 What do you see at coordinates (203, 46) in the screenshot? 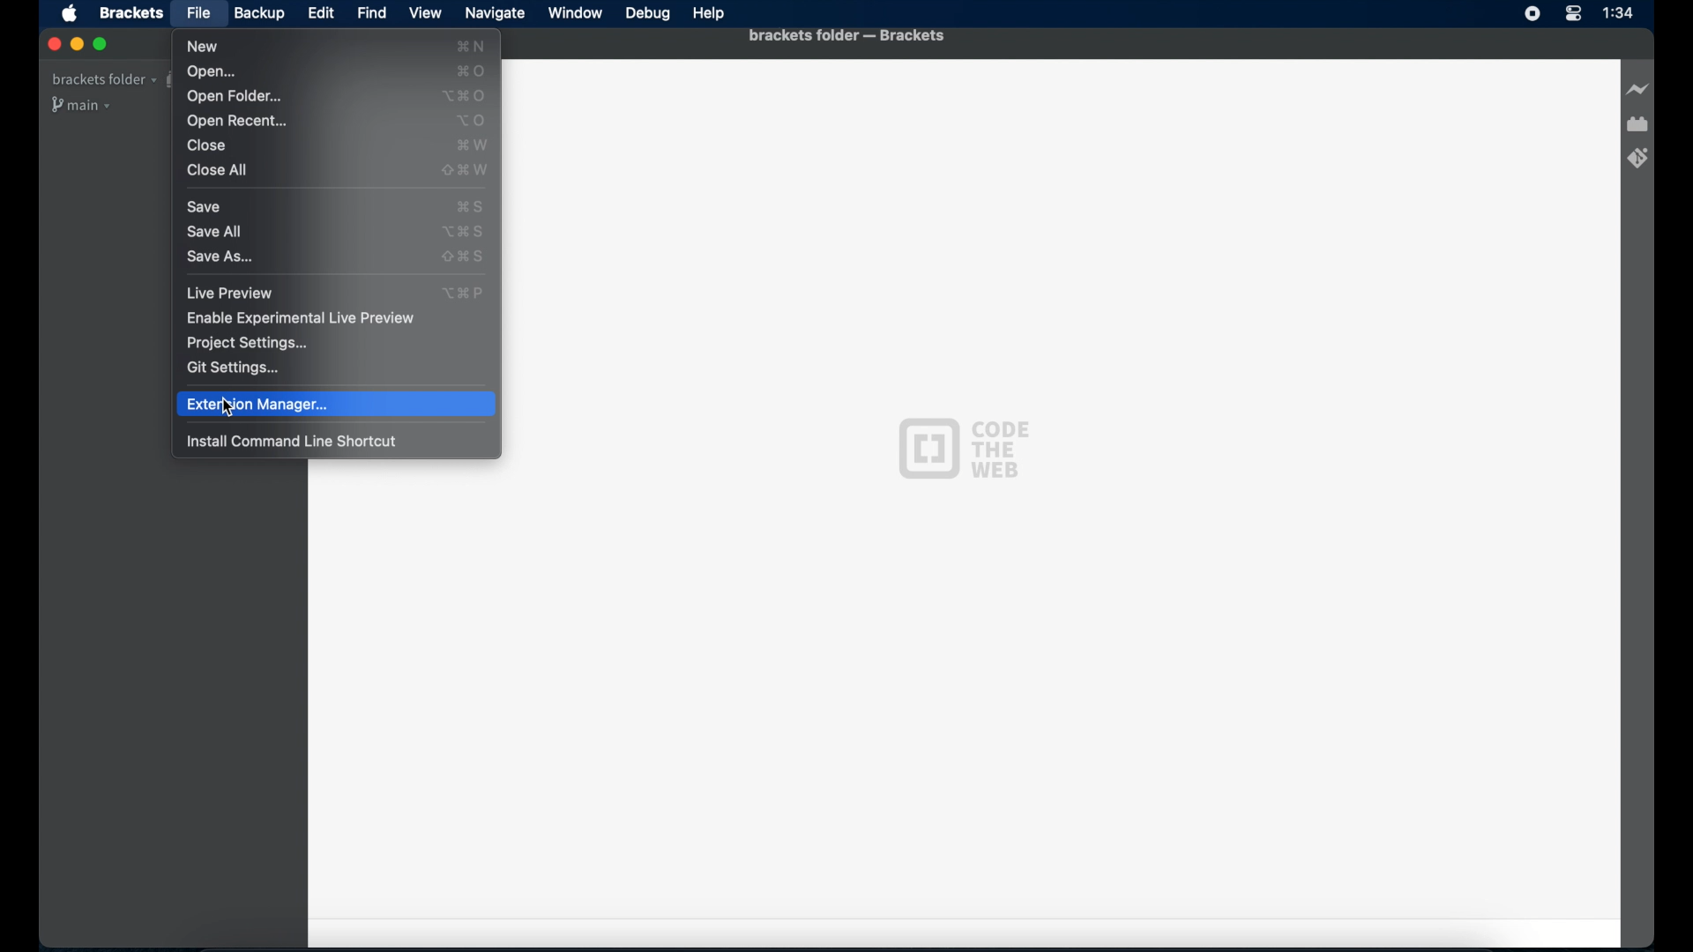
I see `New` at bounding box center [203, 46].